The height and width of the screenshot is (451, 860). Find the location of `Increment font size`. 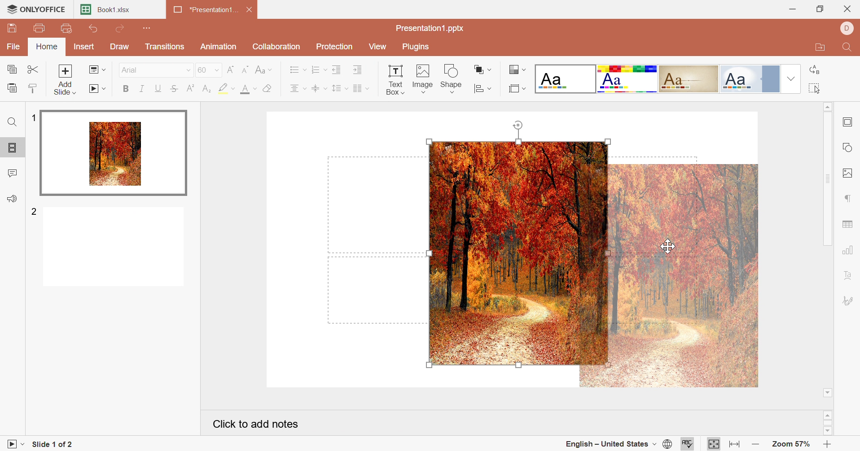

Increment font size is located at coordinates (230, 70).